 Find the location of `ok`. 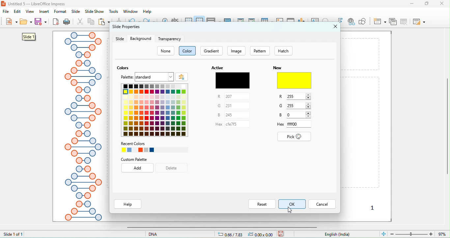

ok is located at coordinates (293, 203).